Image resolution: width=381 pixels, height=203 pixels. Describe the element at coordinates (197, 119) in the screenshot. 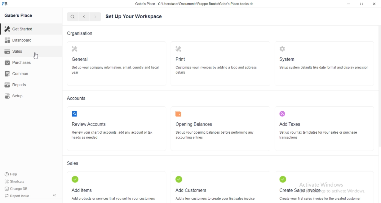

I see `w
Opening Balances` at that location.